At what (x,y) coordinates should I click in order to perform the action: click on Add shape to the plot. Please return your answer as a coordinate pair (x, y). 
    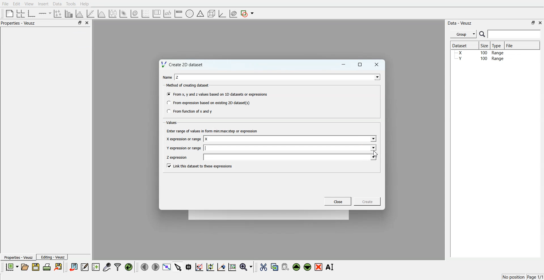
    Looking at the image, I should click on (247, 14).